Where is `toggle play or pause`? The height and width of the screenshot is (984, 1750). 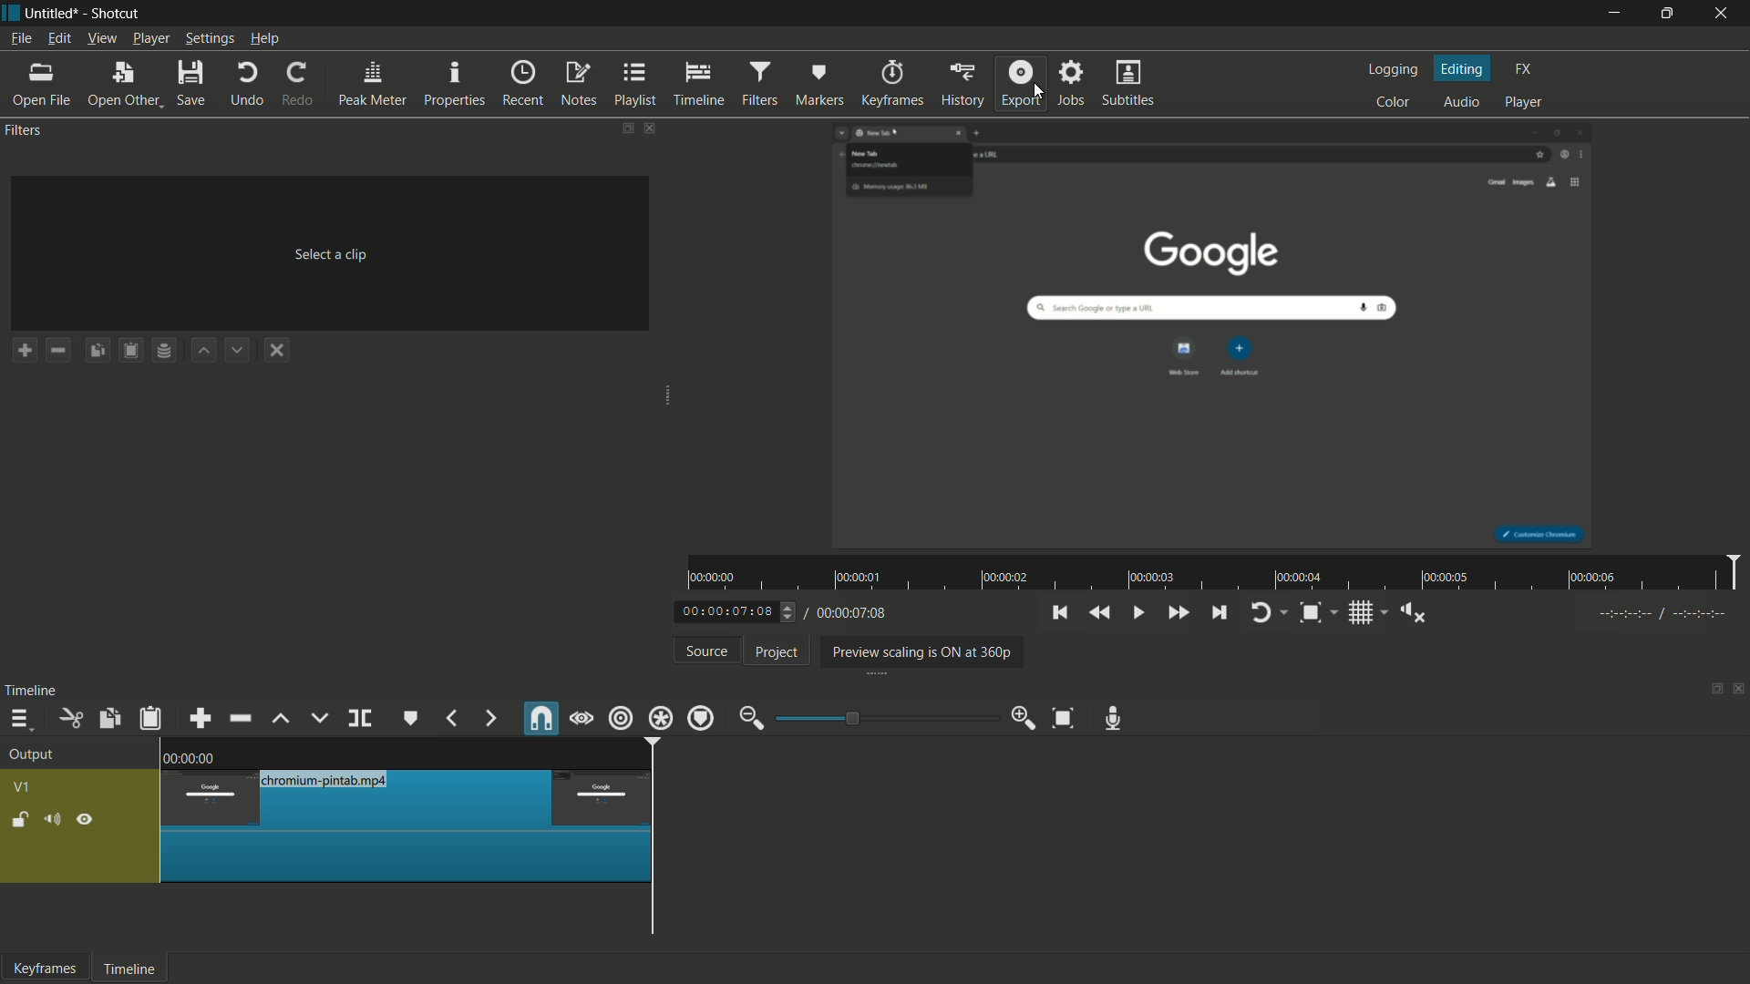
toggle play or pause is located at coordinates (1137, 611).